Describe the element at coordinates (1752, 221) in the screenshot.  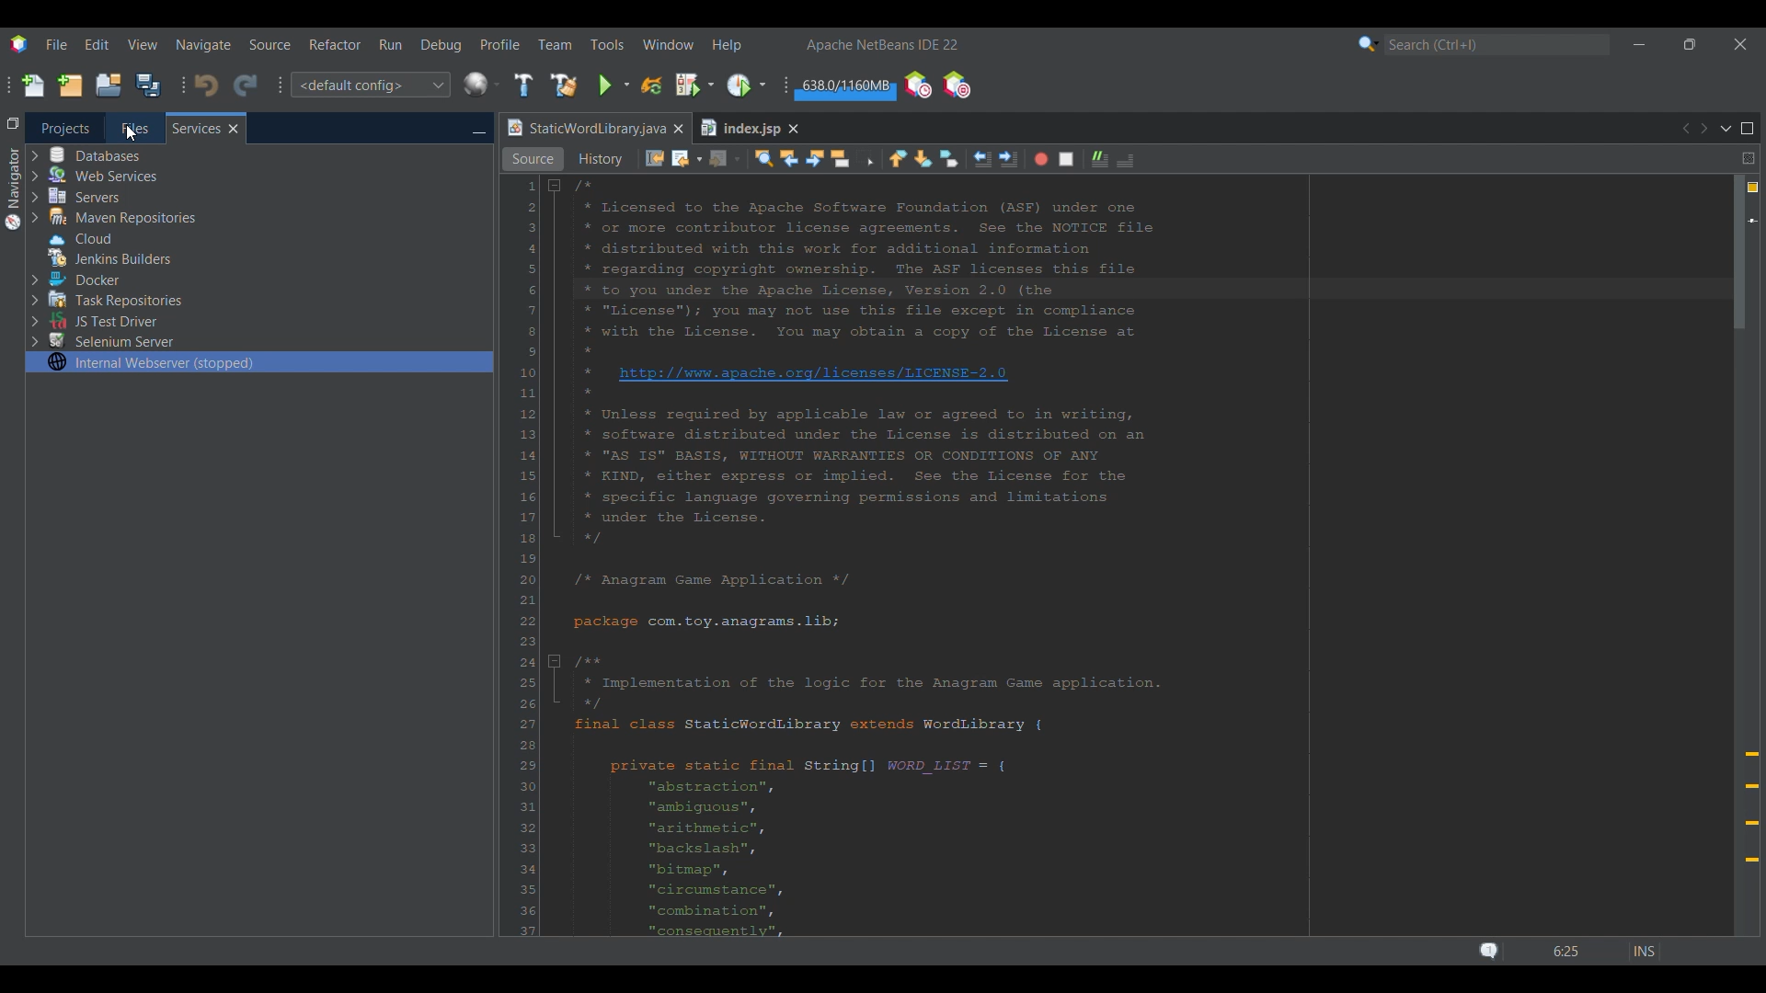
I see `Bookmark` at that location.